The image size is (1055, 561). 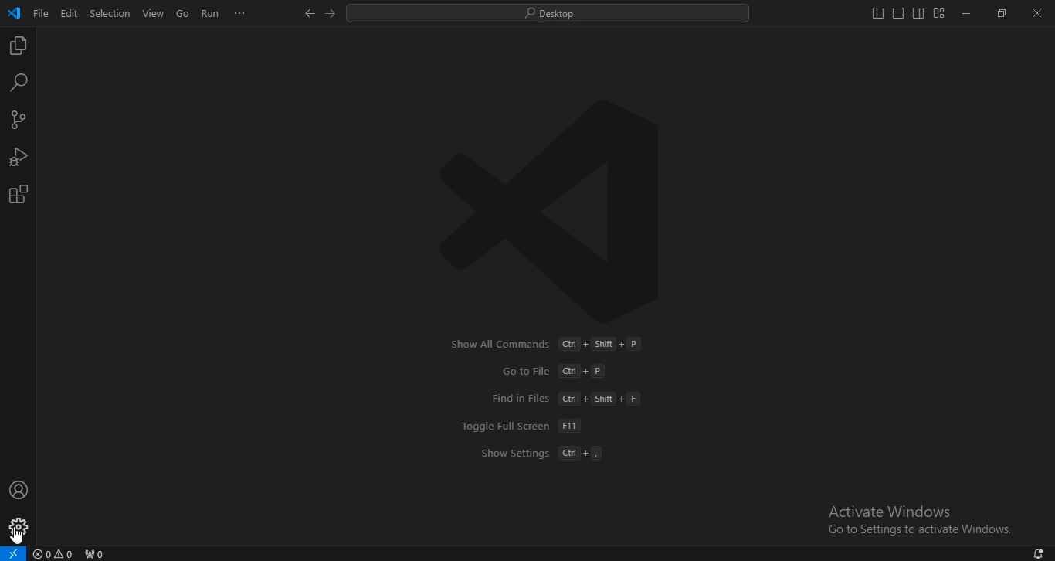 I want to click on run and debug, so click(x=18, y=158).